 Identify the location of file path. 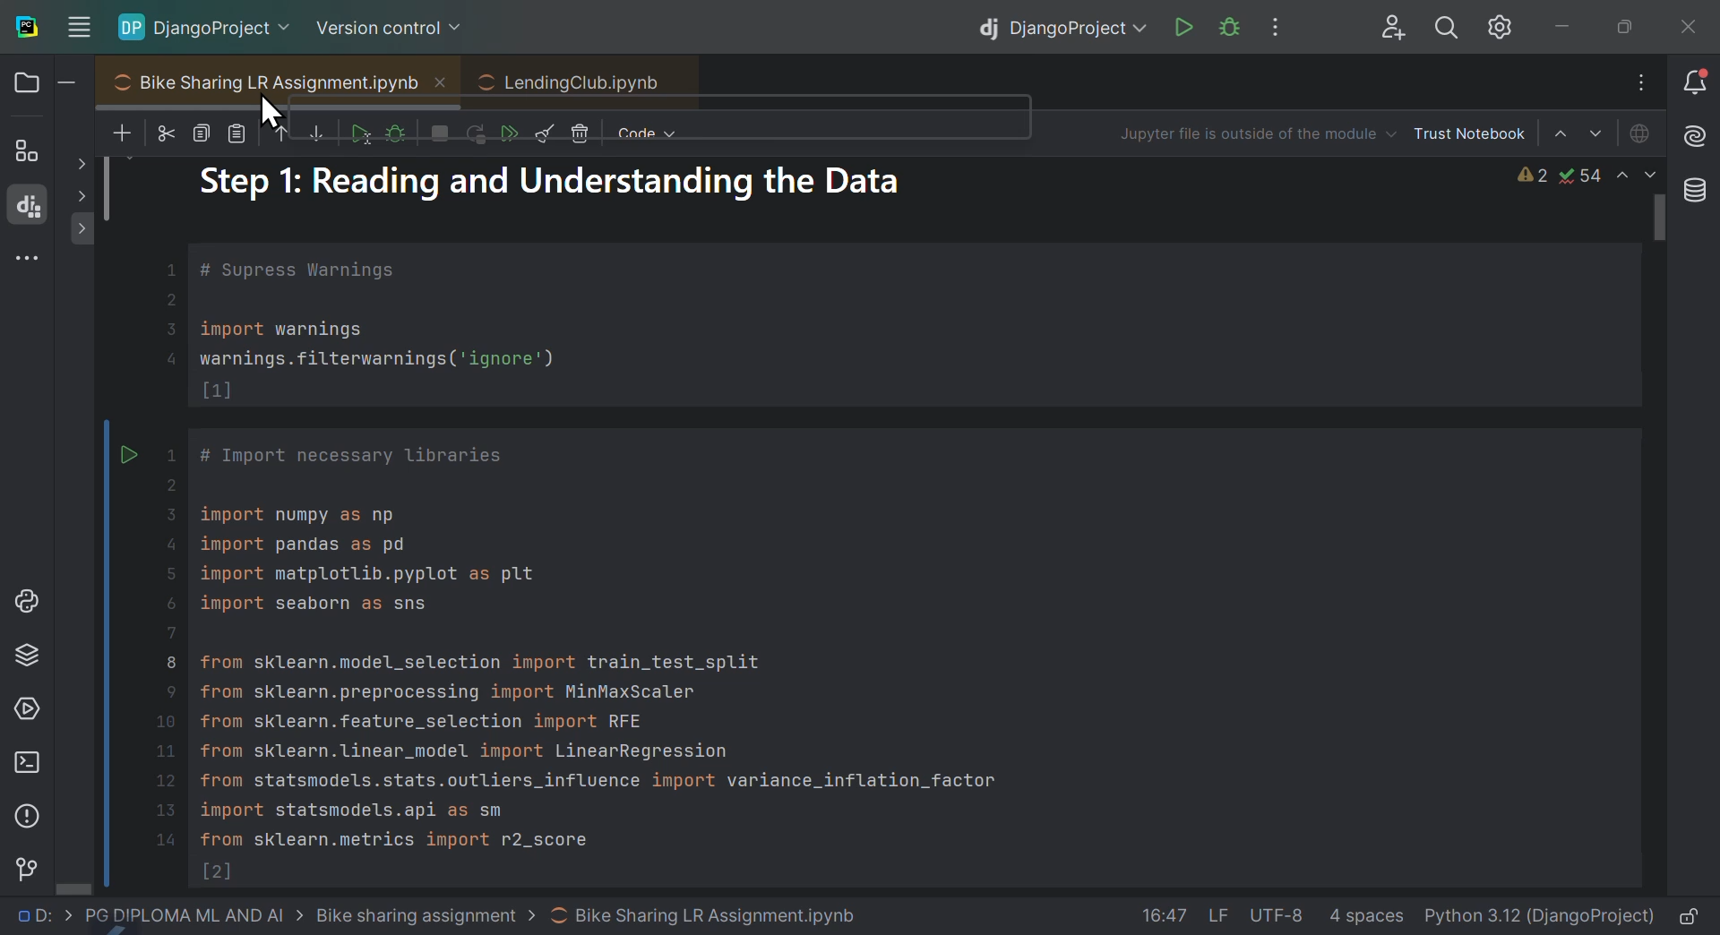
(432, 917).